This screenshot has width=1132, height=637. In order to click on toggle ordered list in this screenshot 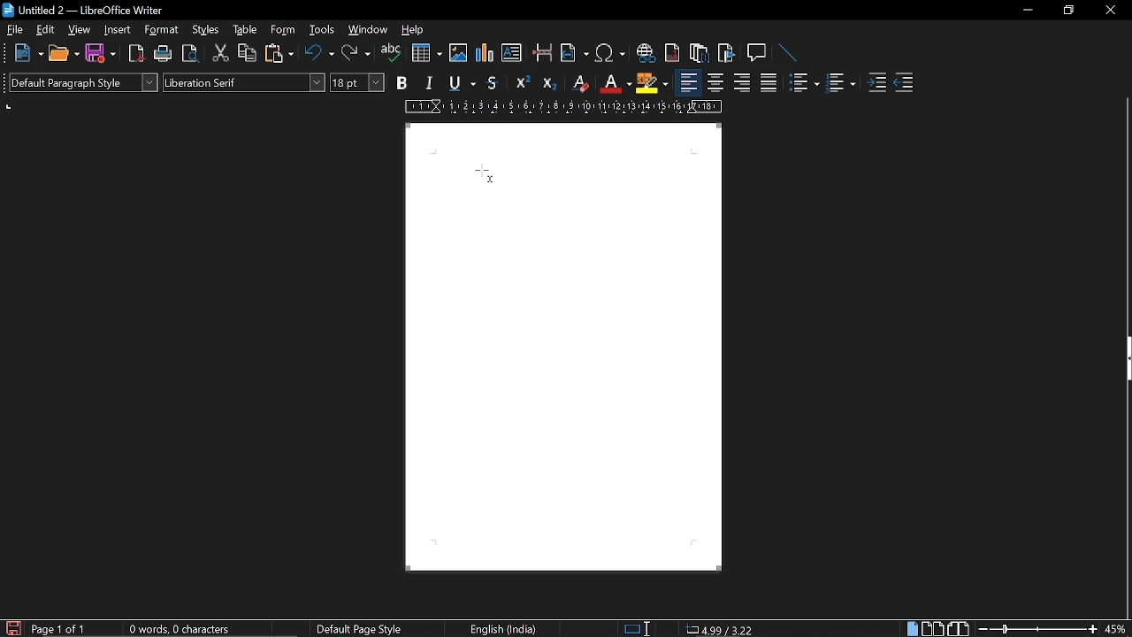, I will do `click(840, 84)`.